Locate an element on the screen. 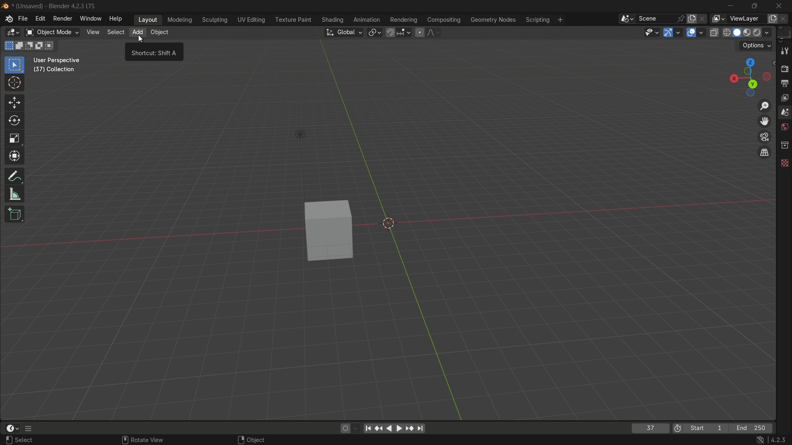 The image size is (792, 445). logo is located at coordinates (5, 5).